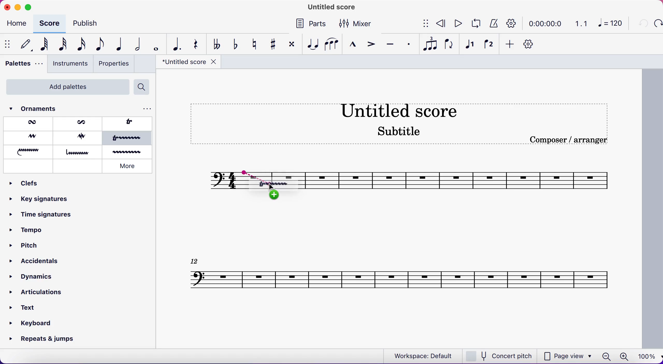 The image size is (663, 364). Describe the element at coordinates (488, 45) in the screenshot. I see `voice 2` at that location.